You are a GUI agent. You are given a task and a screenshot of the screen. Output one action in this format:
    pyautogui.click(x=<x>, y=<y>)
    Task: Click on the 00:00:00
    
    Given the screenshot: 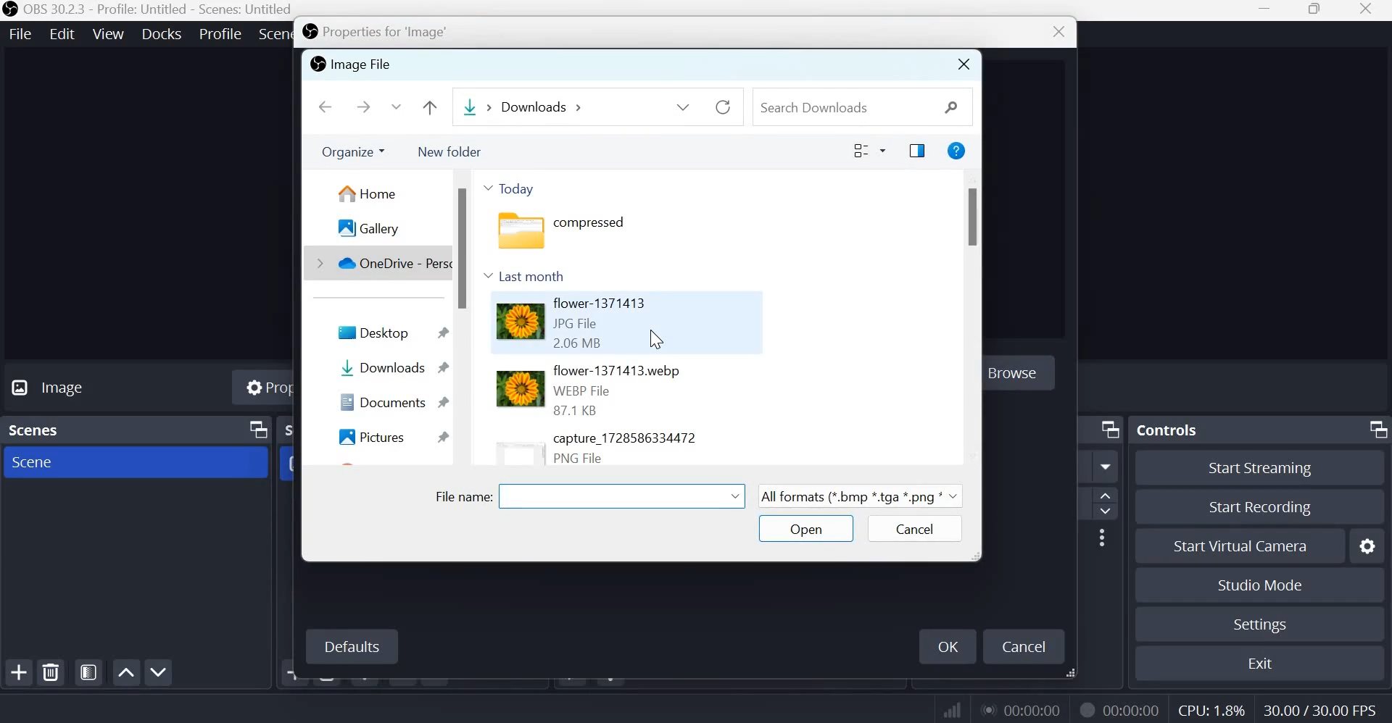 What is the action you would take?
    pyautogui.click(x=1133, y=710)
    